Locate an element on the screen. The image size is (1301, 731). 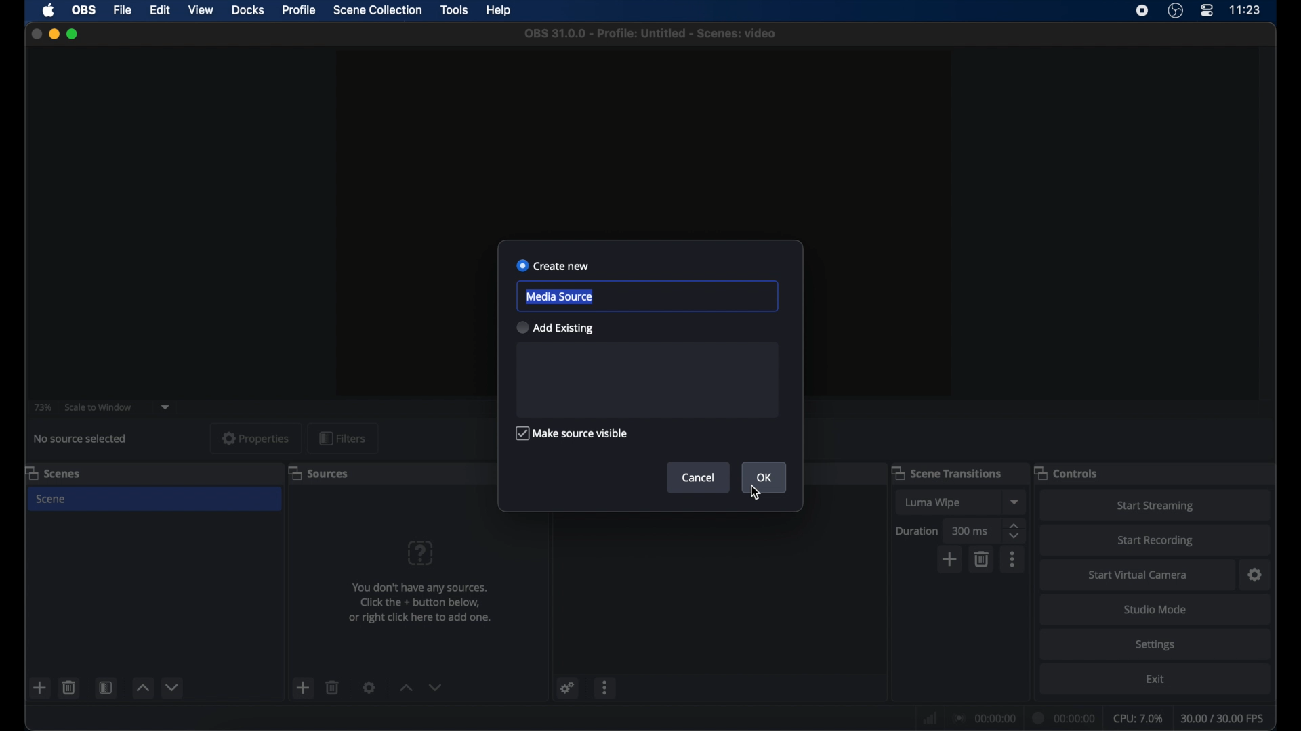
start recording is located at coordinates (1156, 541).